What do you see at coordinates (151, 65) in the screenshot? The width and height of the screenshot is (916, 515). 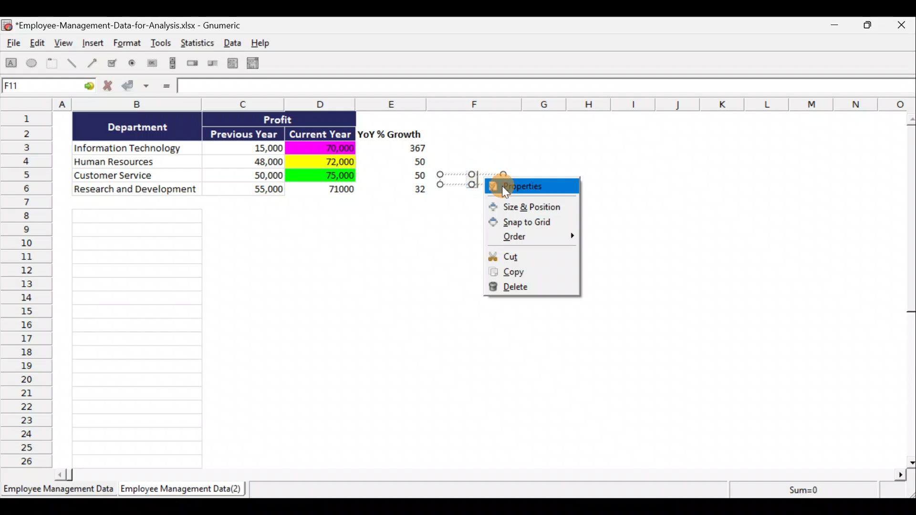 I see `Create a button` at bounding box center [151, 65].